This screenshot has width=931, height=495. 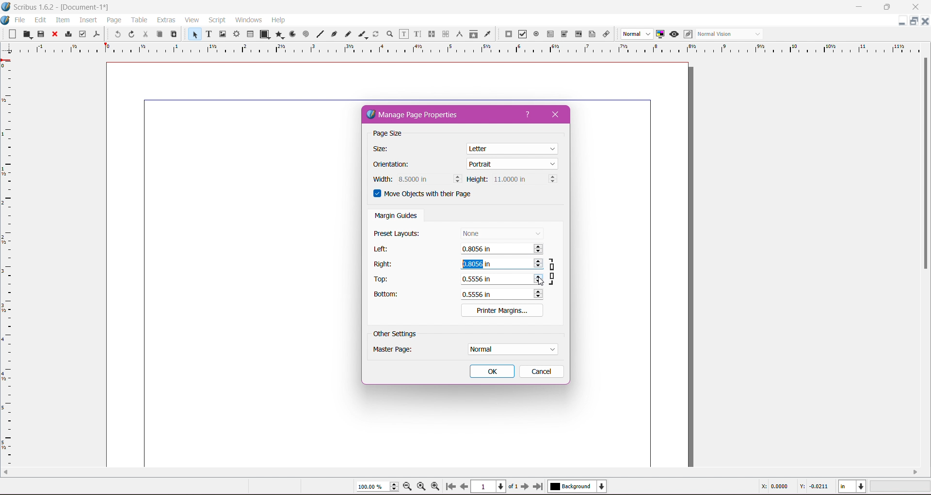 What do you see at coordinates (513, 148) in the screenshot?
I see `Set Page Size` at bounding box center [513, 148].